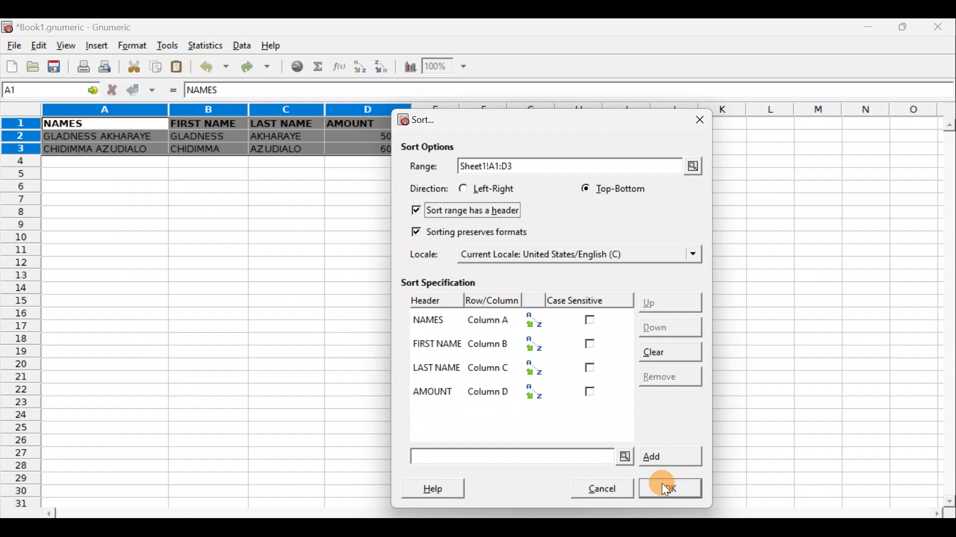 The width and height of the screenshot is (956, 537). I want to click on Zoom, so click(447, 65).